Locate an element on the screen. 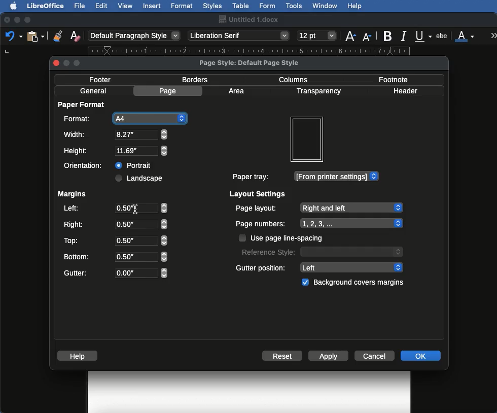 The height and width of the screenshot is (413, 497). Styles is located at coordinates (212, 6).